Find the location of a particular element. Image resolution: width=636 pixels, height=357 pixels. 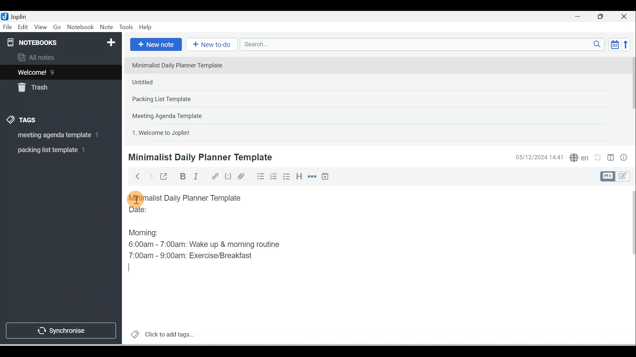

Reverse sort is located at coordinates (628, 44).